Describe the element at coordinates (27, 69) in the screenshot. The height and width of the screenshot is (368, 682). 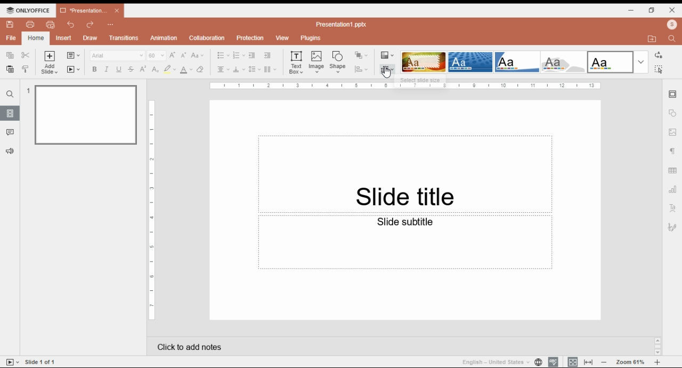
I see `copy style` at that location.